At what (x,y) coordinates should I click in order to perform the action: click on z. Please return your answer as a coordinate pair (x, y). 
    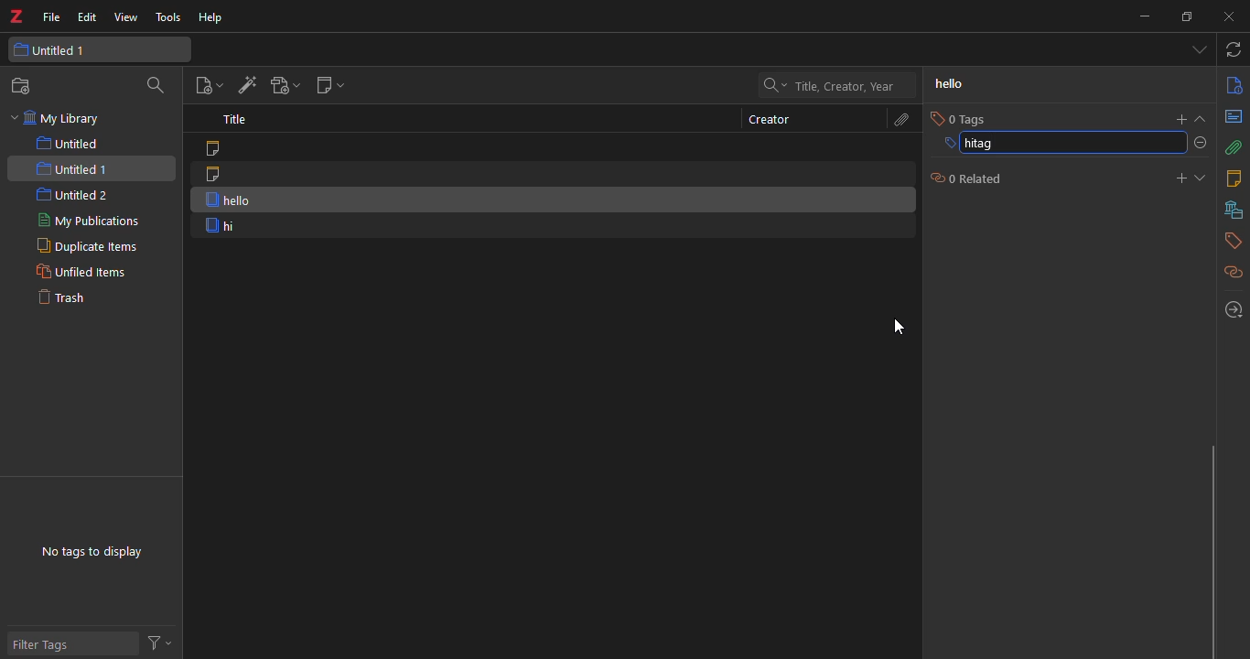
    Looking at the image, I should click on (20, 17).